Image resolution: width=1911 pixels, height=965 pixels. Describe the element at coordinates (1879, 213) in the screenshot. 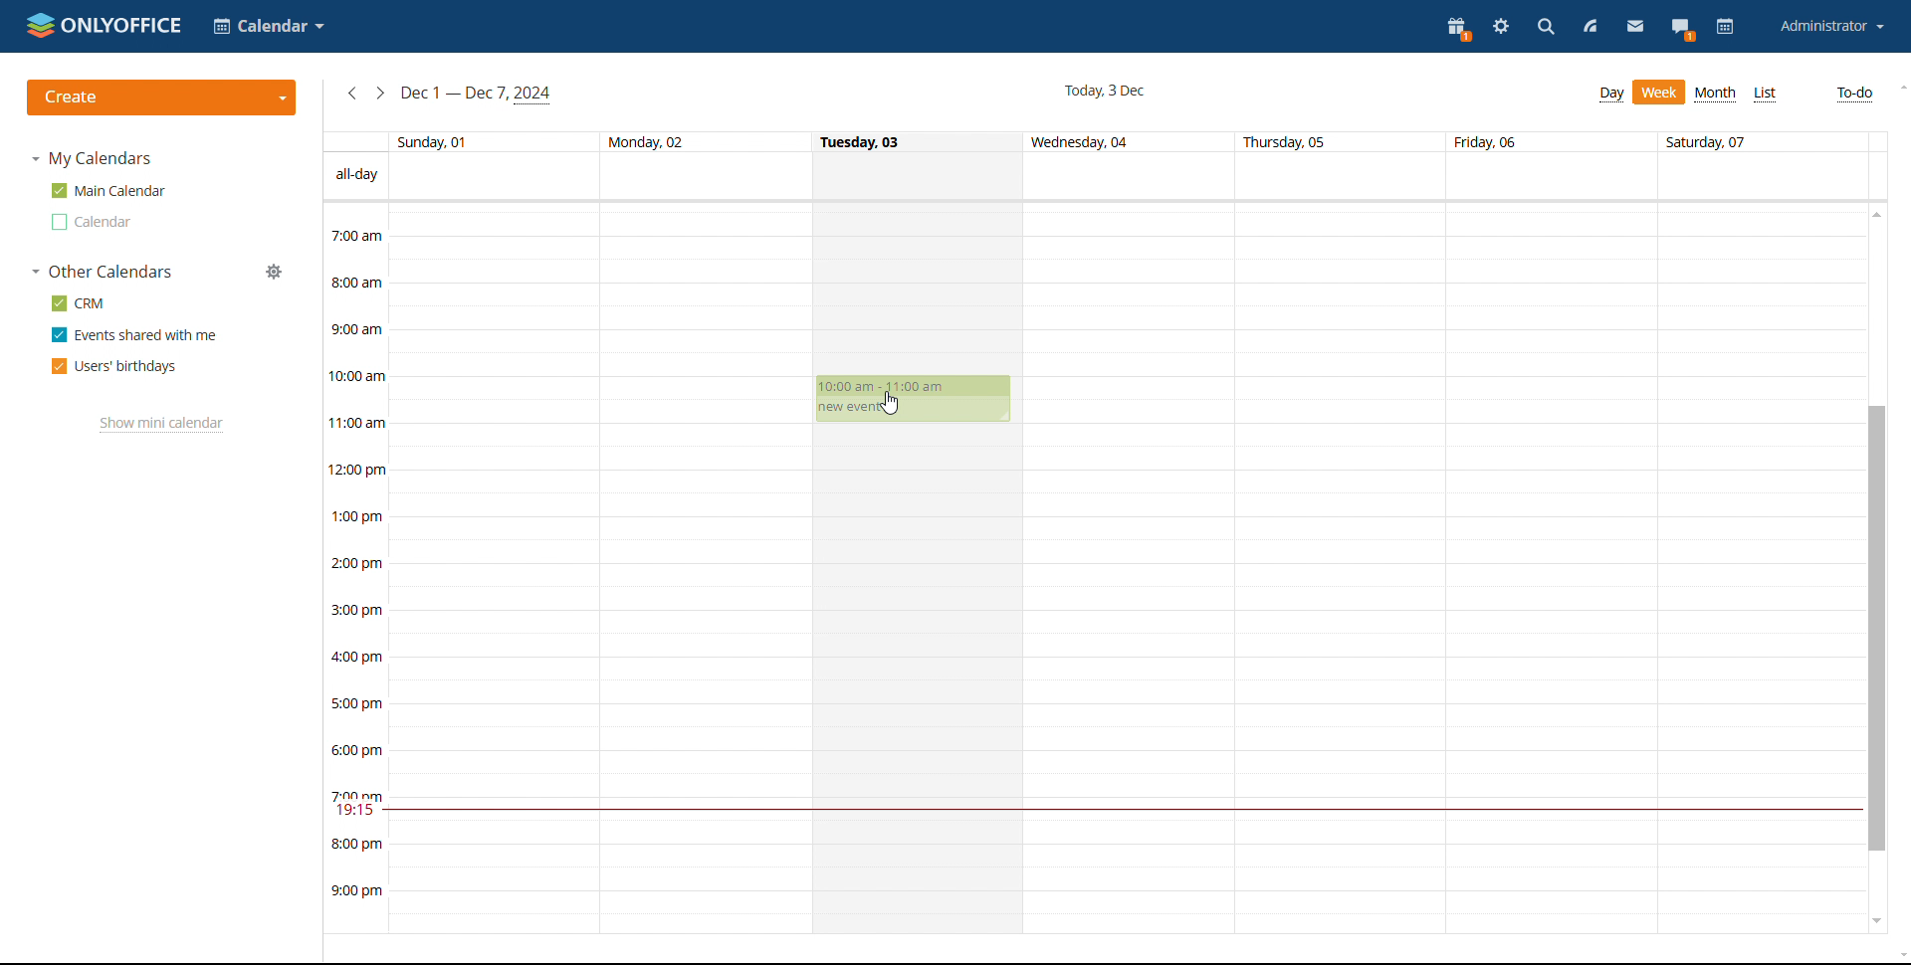

I see `scroll  up` at that location.